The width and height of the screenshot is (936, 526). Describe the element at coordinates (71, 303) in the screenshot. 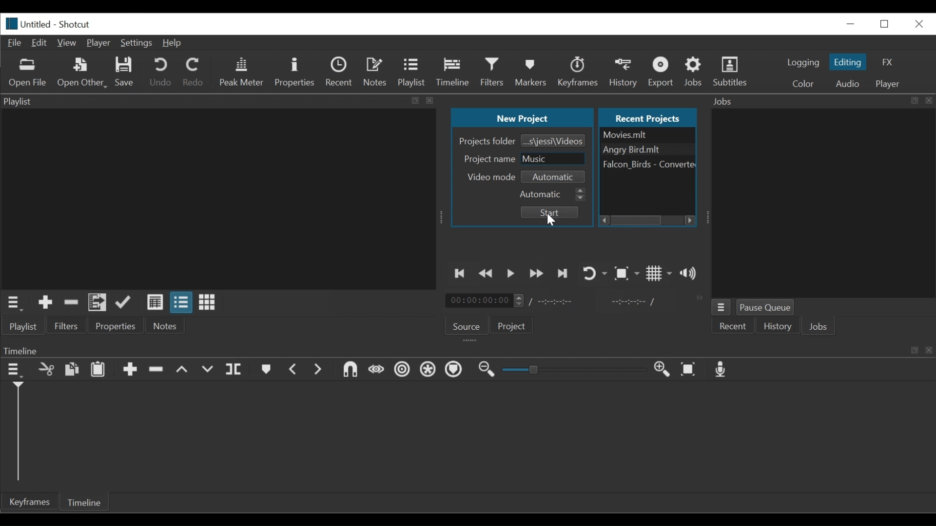

I see `Remove Cut` at that location.